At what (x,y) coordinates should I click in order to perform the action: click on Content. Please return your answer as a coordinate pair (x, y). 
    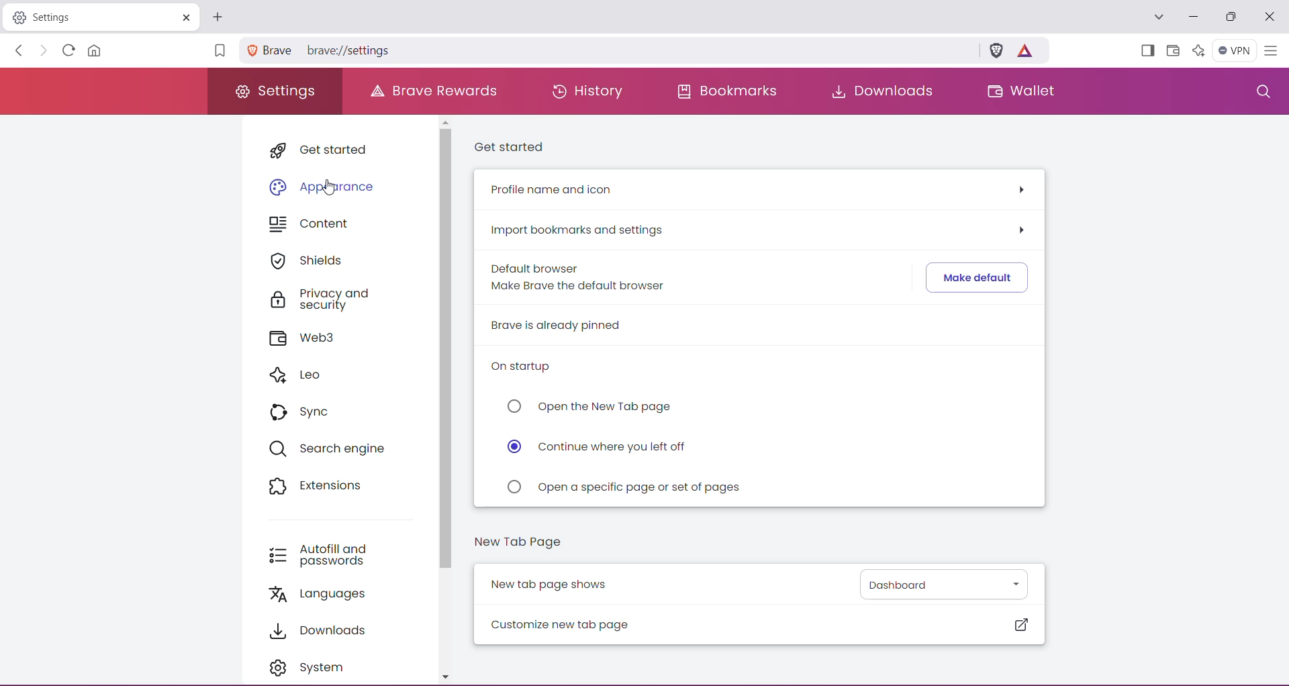
    Looking at the image, I should click on (309, 225).